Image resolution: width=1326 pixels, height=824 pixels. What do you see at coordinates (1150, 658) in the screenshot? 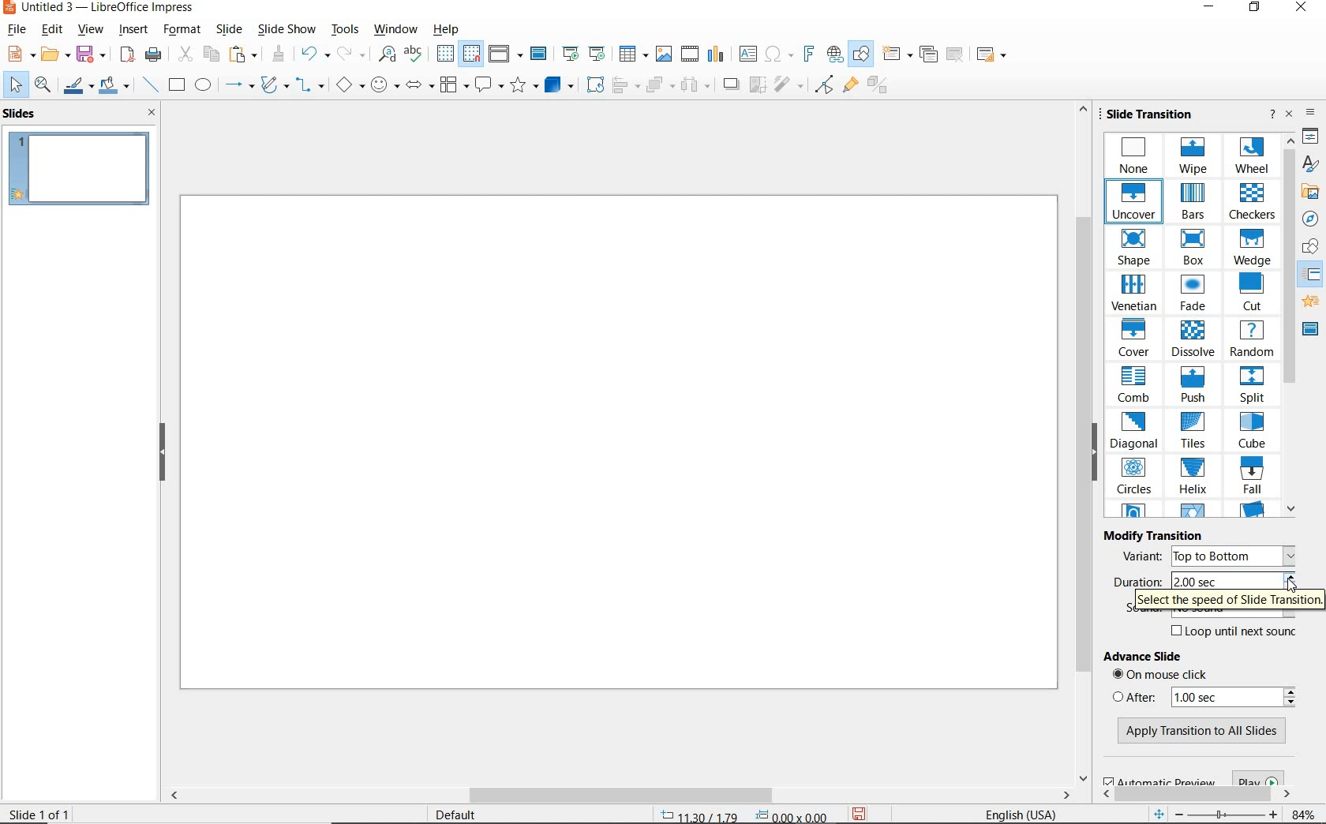
I see `ADVANCE SLIDE` at bounding box center [1150, 658].